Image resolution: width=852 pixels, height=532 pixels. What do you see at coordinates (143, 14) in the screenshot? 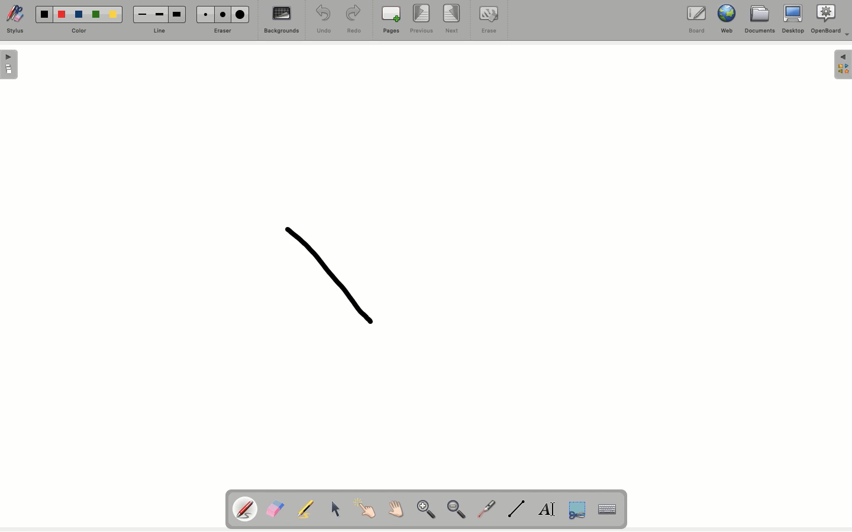
I see `Small` at bounding box center [143, 14].